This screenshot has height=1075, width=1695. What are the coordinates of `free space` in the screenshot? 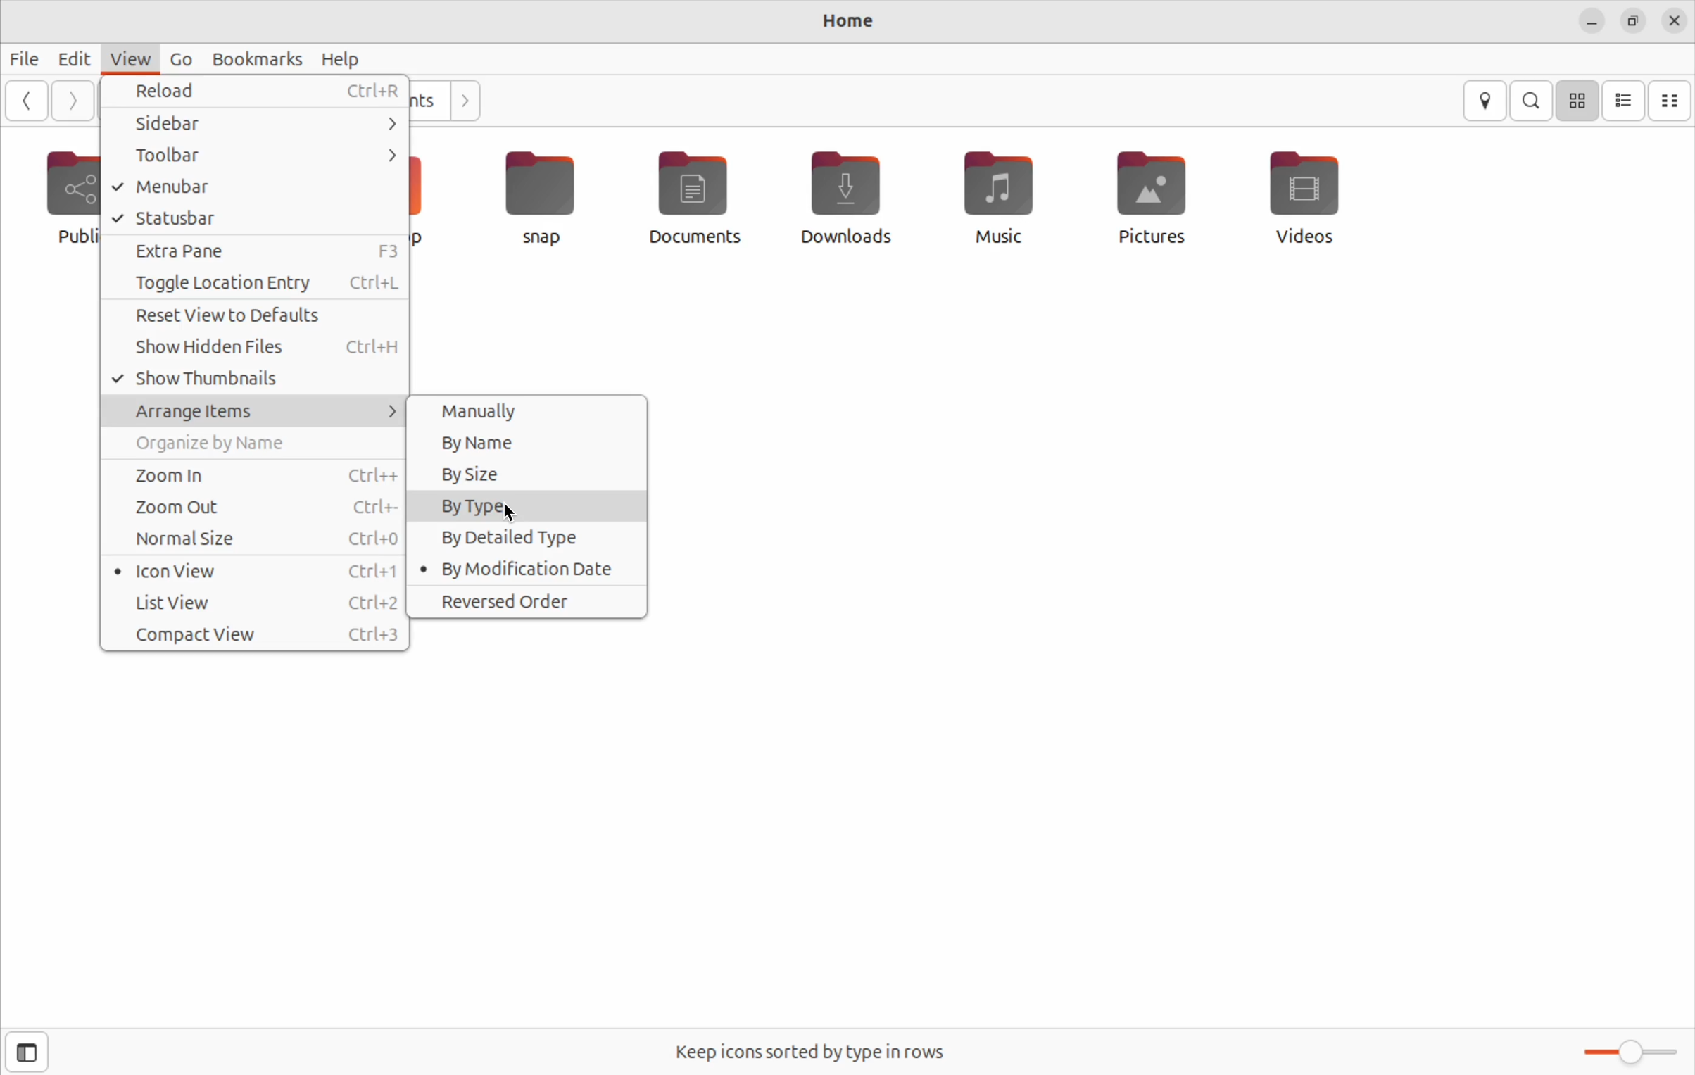 It's located at (813, 1051).